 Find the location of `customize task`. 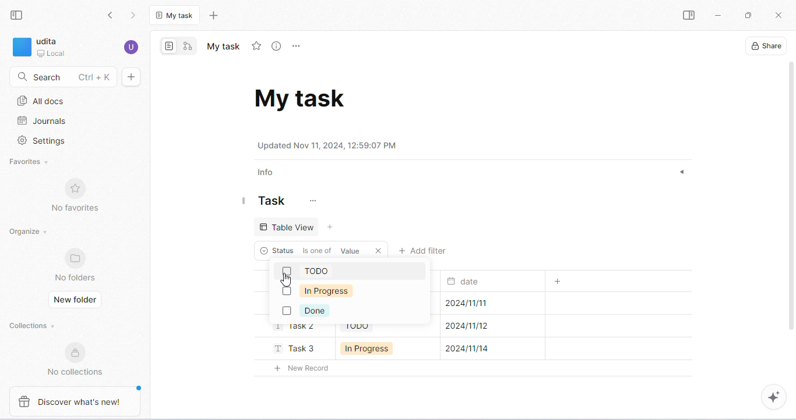

customize task is located at coordinates (311, 201).